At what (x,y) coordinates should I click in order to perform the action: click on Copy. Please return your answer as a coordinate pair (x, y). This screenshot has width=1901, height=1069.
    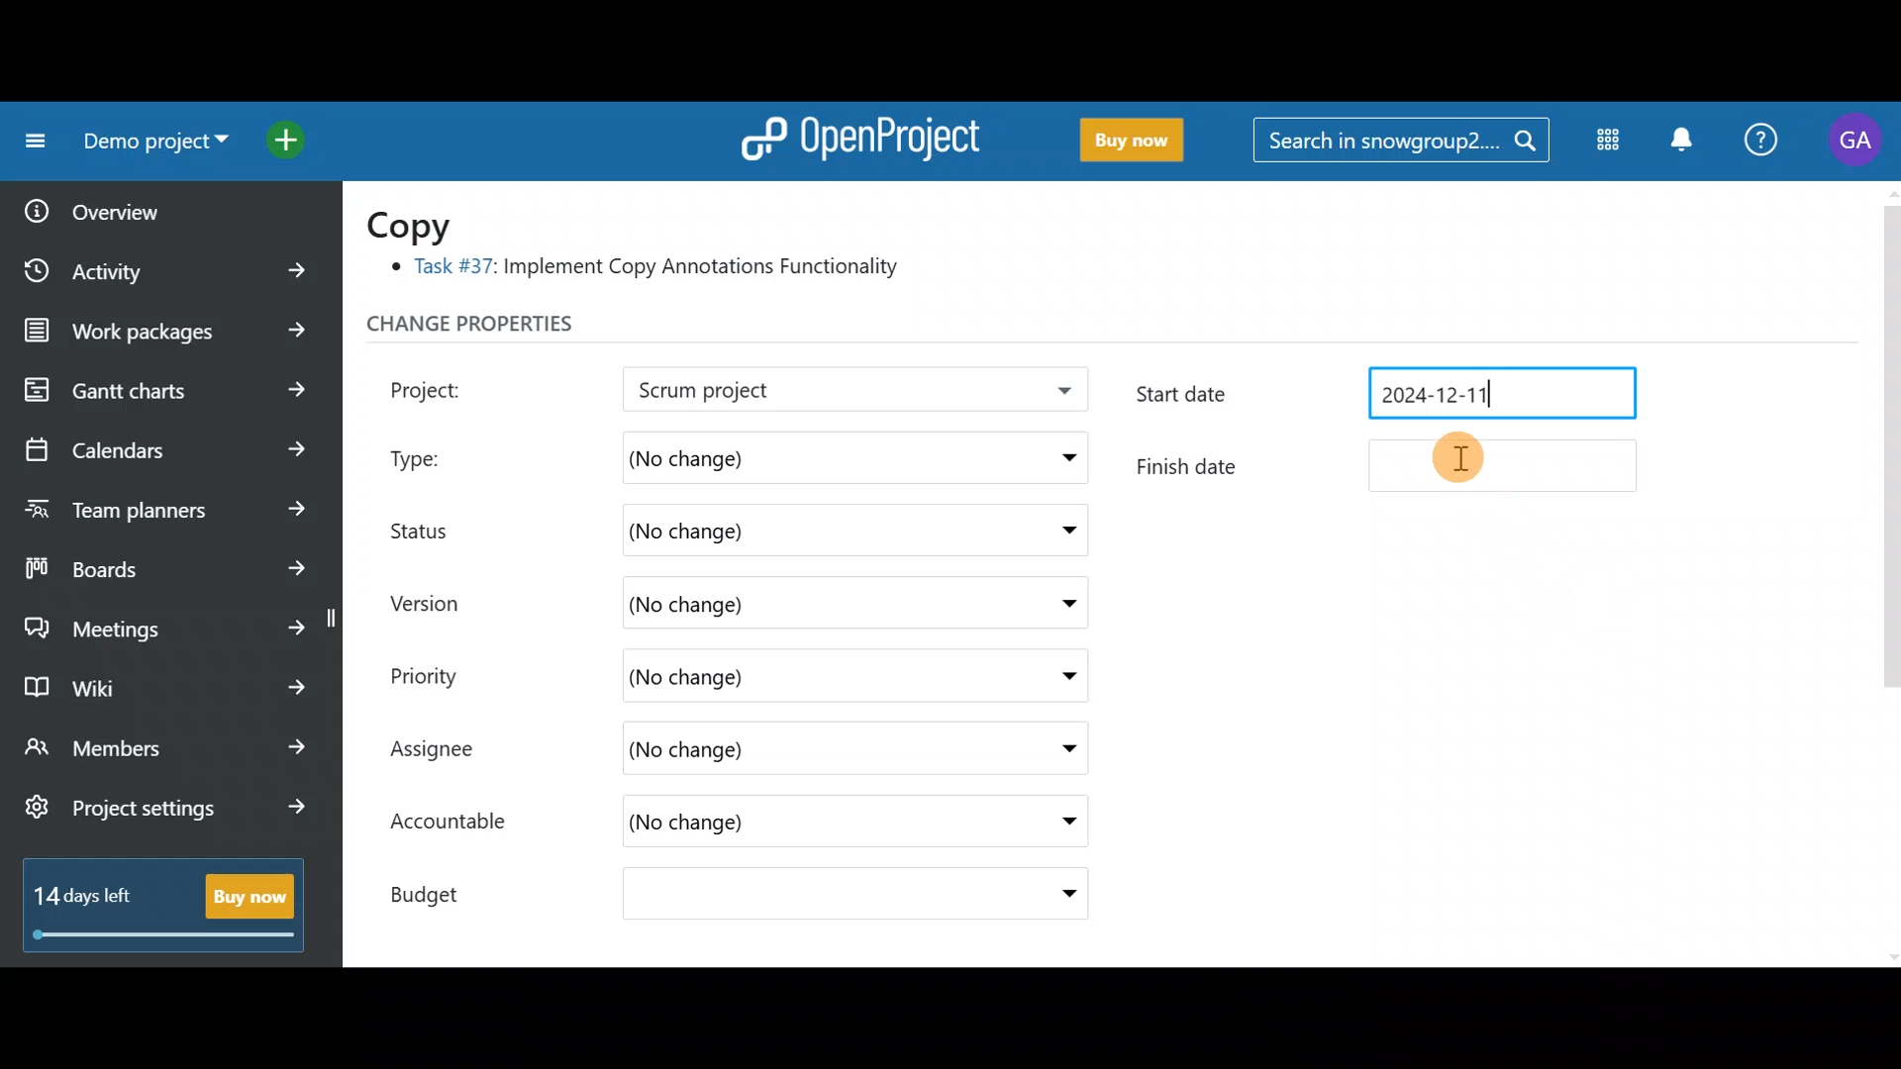
    Looking at the image, I should click on (422, 224).